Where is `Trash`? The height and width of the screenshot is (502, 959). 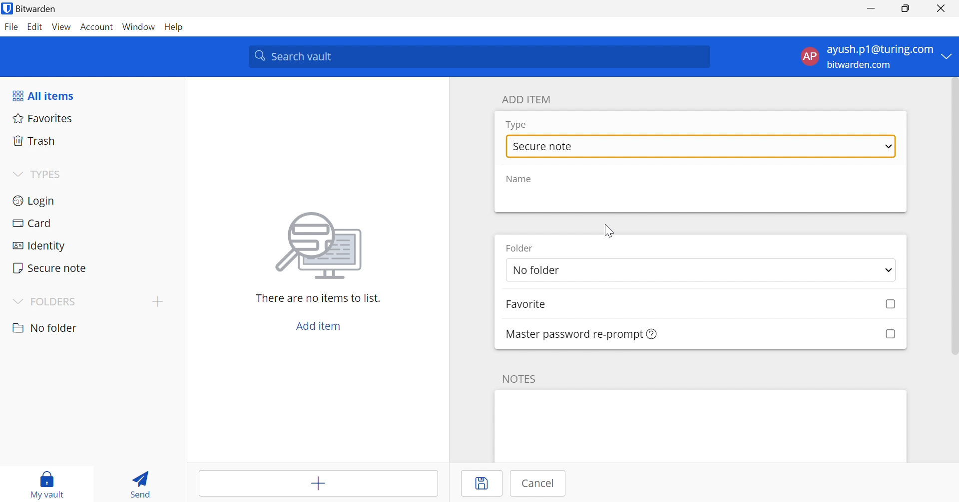
Trash is located at coordinates (93, 140).